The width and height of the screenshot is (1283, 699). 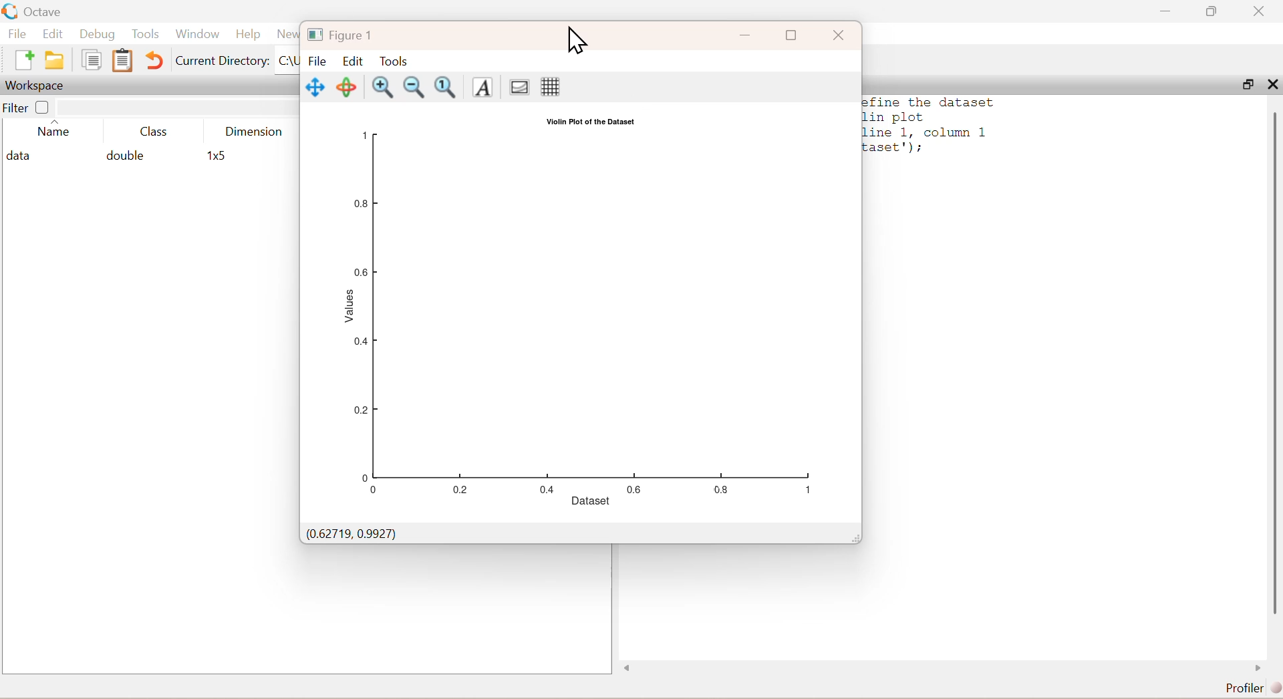 What do you see at coordinates (1258, 668) in the screenshot?
I see `scroll right` at bounding box center [1258, 668].